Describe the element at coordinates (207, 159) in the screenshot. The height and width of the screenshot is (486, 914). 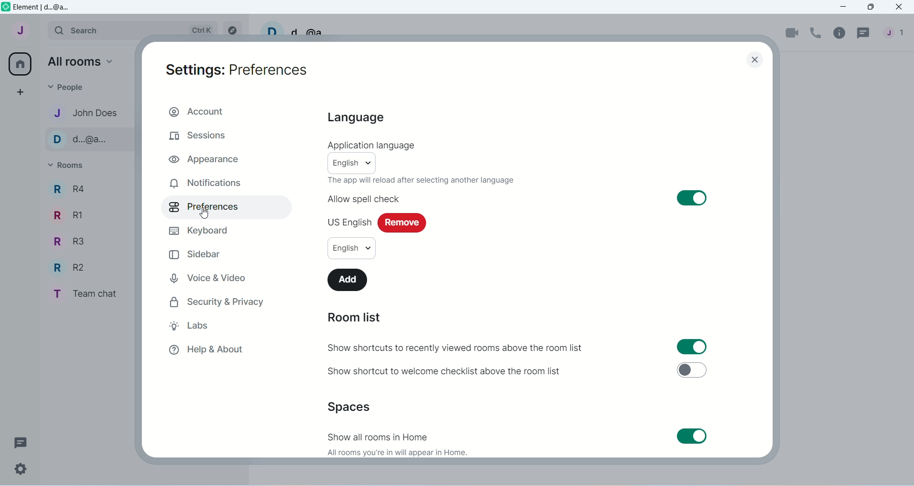
I see `Appearance` at that location.